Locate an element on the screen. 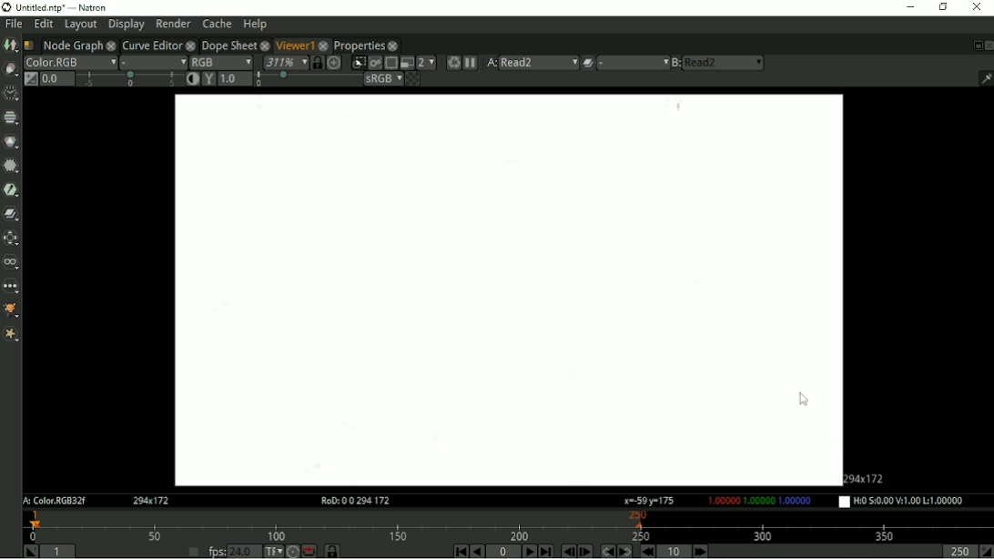 The image size is (994, 559). Layout is located at coordinates (80, 25).